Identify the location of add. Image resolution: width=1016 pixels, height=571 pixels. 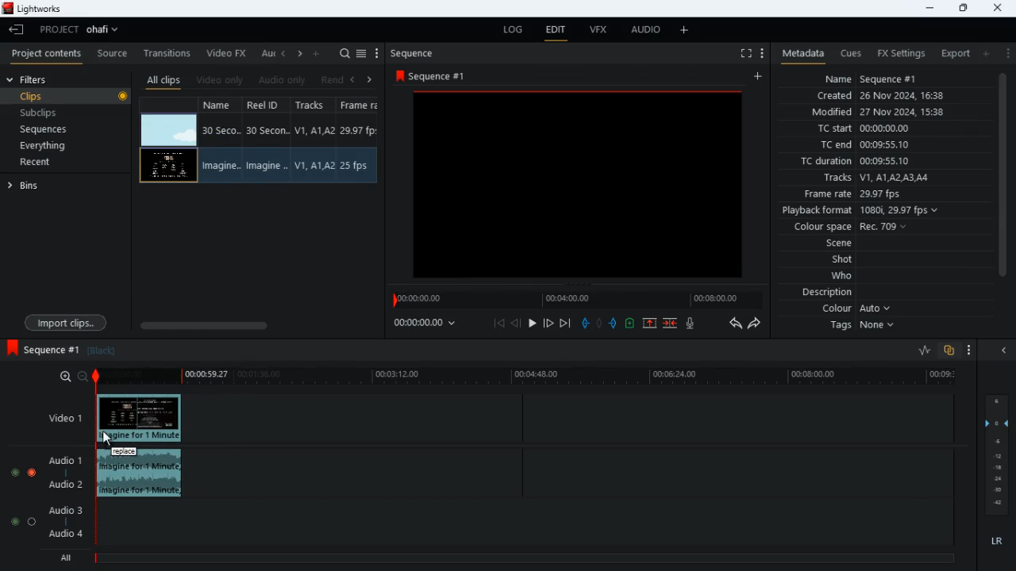
(762, 76).